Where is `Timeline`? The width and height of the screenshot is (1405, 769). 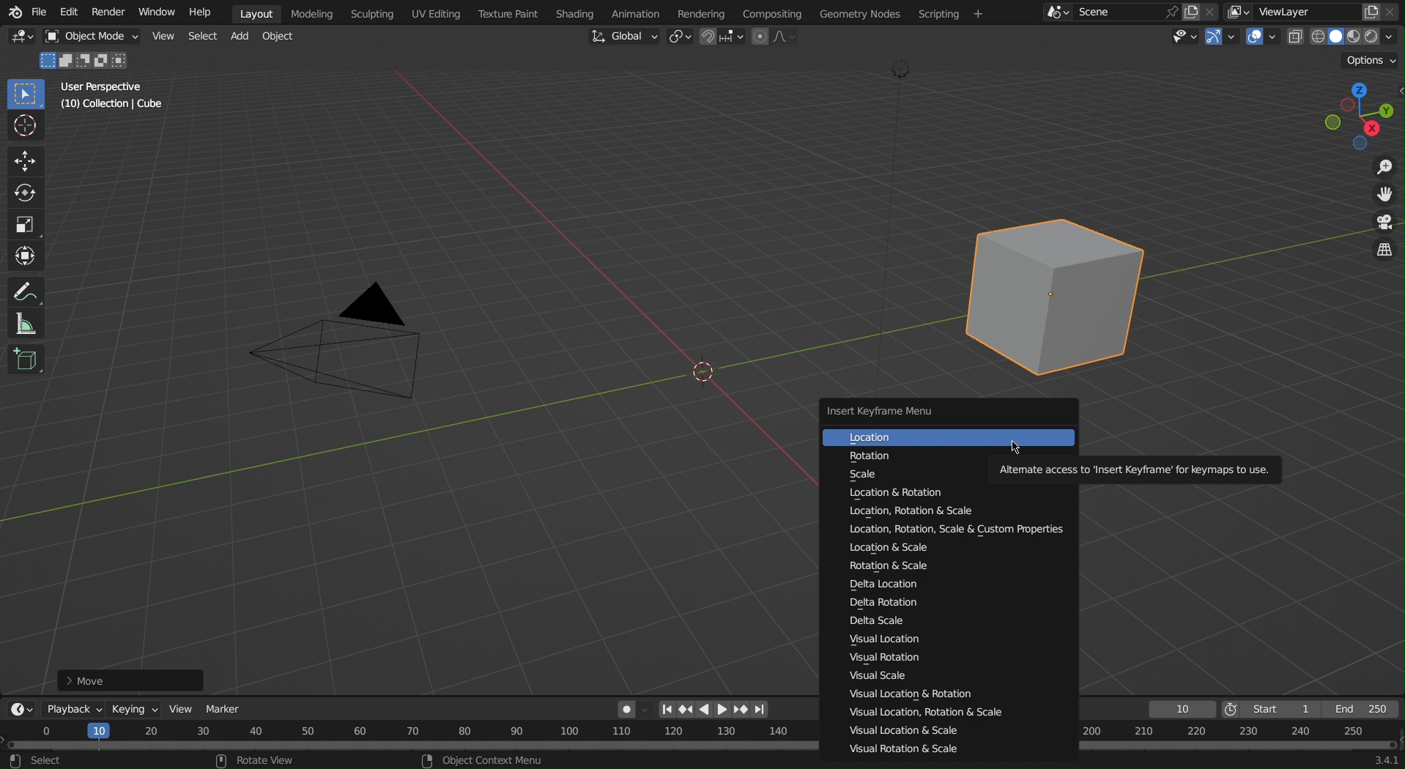 Timeline is located at coordinates (1239, 747).